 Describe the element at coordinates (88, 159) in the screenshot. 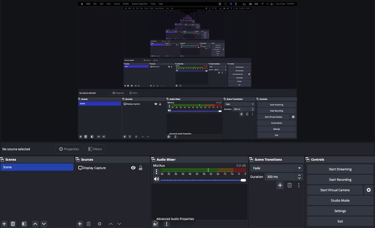

I see `Sources` at that location.